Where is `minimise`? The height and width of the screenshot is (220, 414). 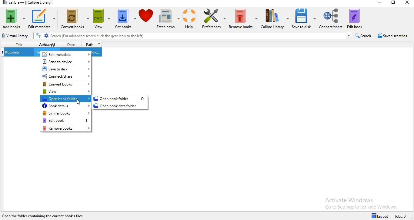
minimise is located at coordinates (380, 2).